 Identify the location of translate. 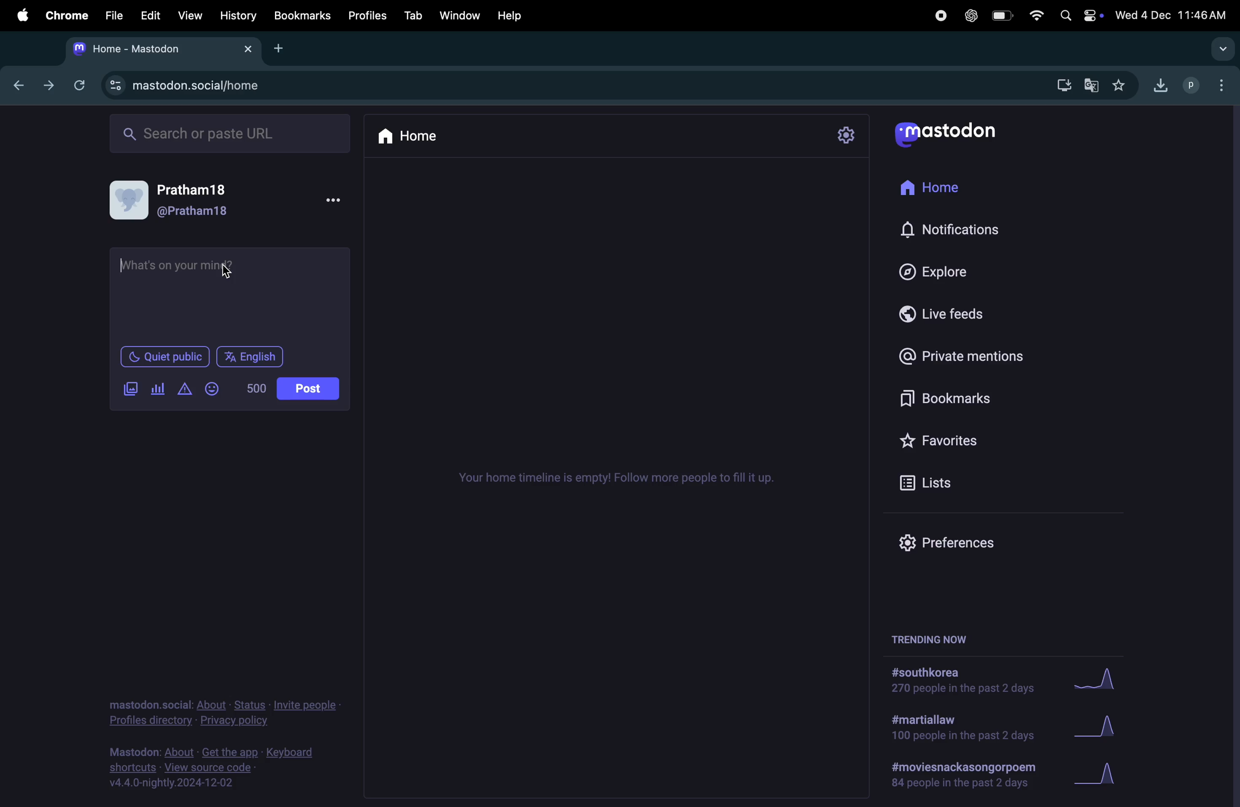
(1095, 84).